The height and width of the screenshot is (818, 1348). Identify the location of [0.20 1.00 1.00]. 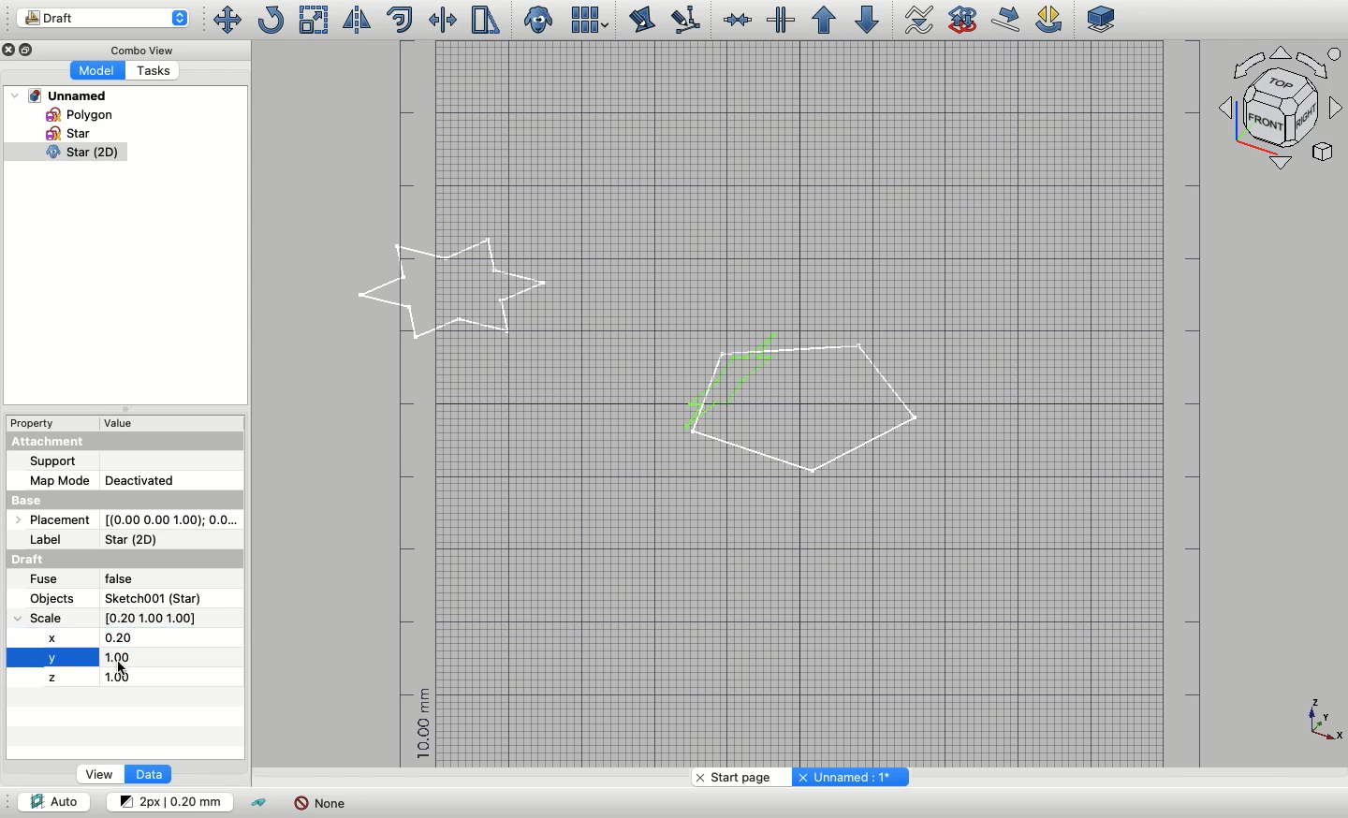
(170, 618).